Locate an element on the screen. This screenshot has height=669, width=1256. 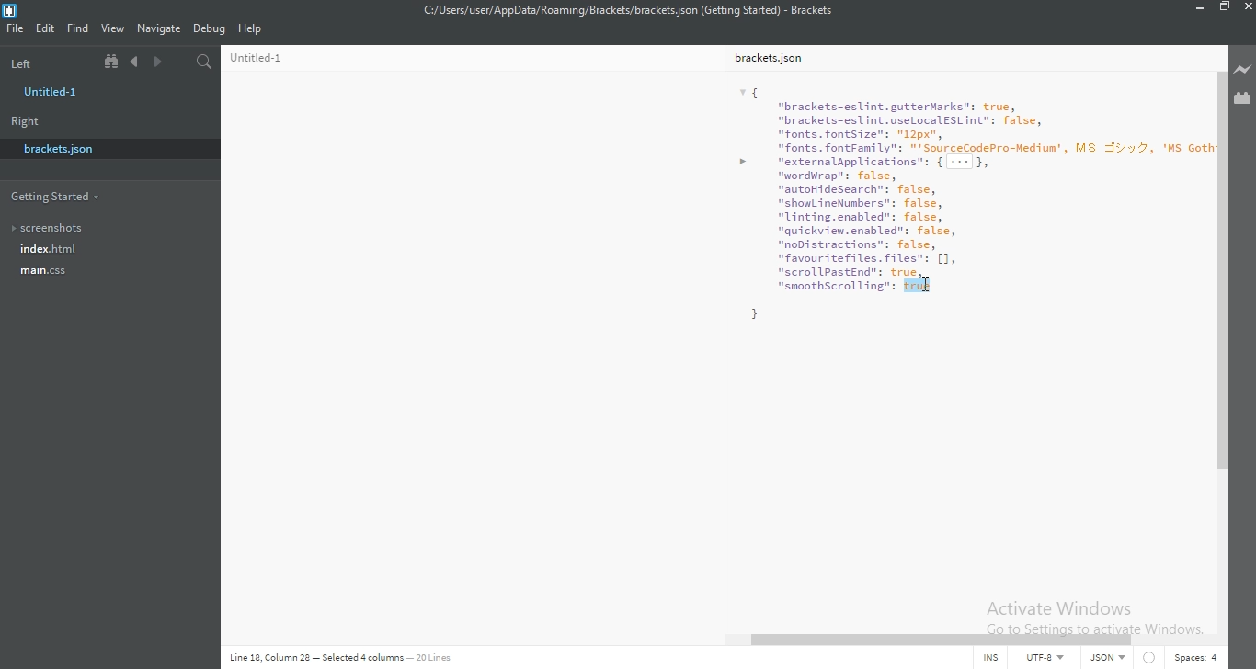
scroll bar is located at coordinates (958, 641).